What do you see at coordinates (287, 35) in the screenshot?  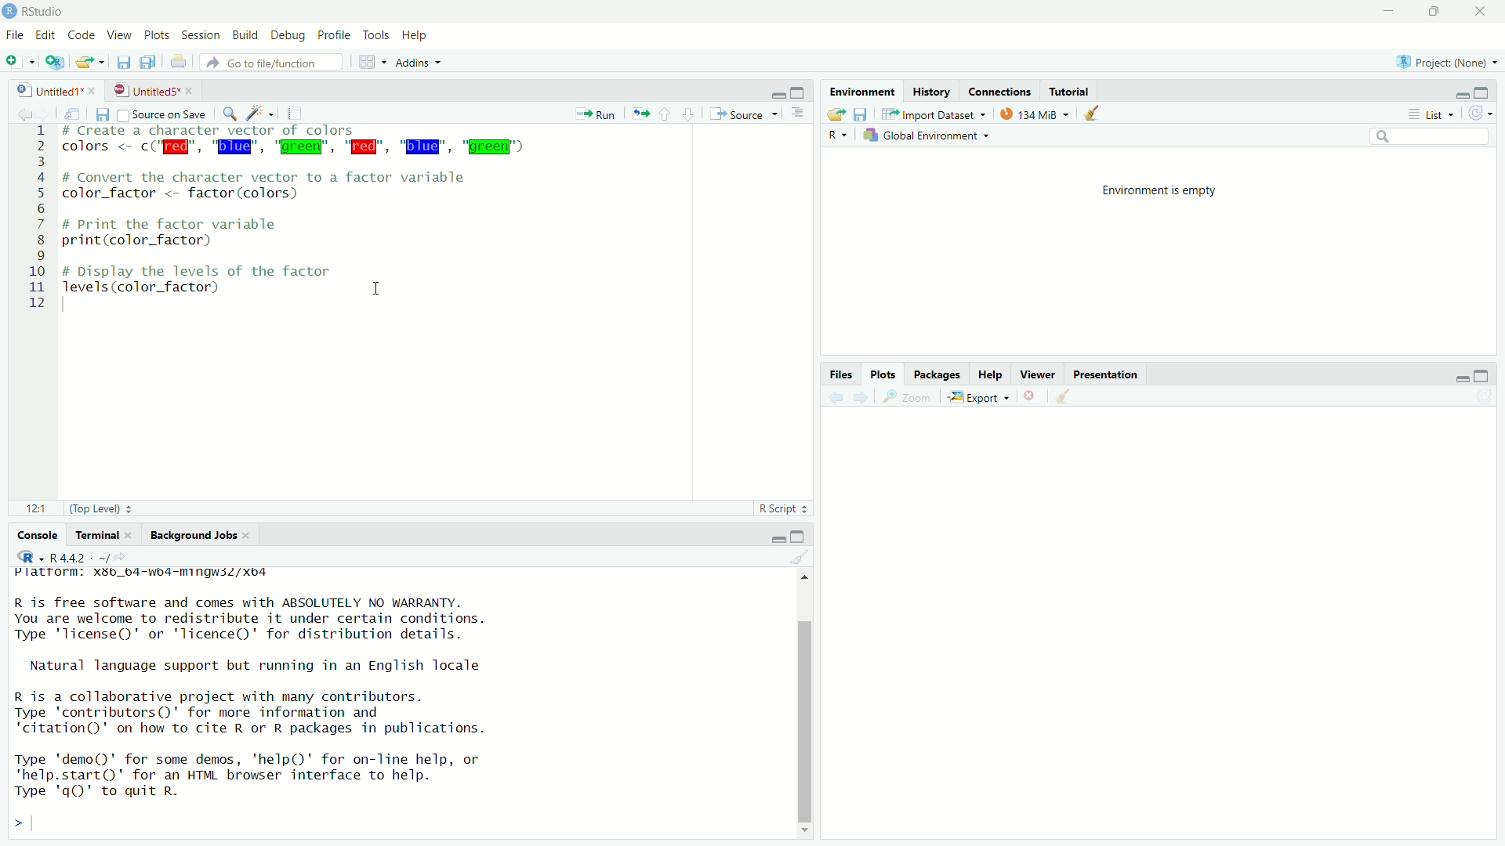 I see `debug` at bounding box center [287, 35].